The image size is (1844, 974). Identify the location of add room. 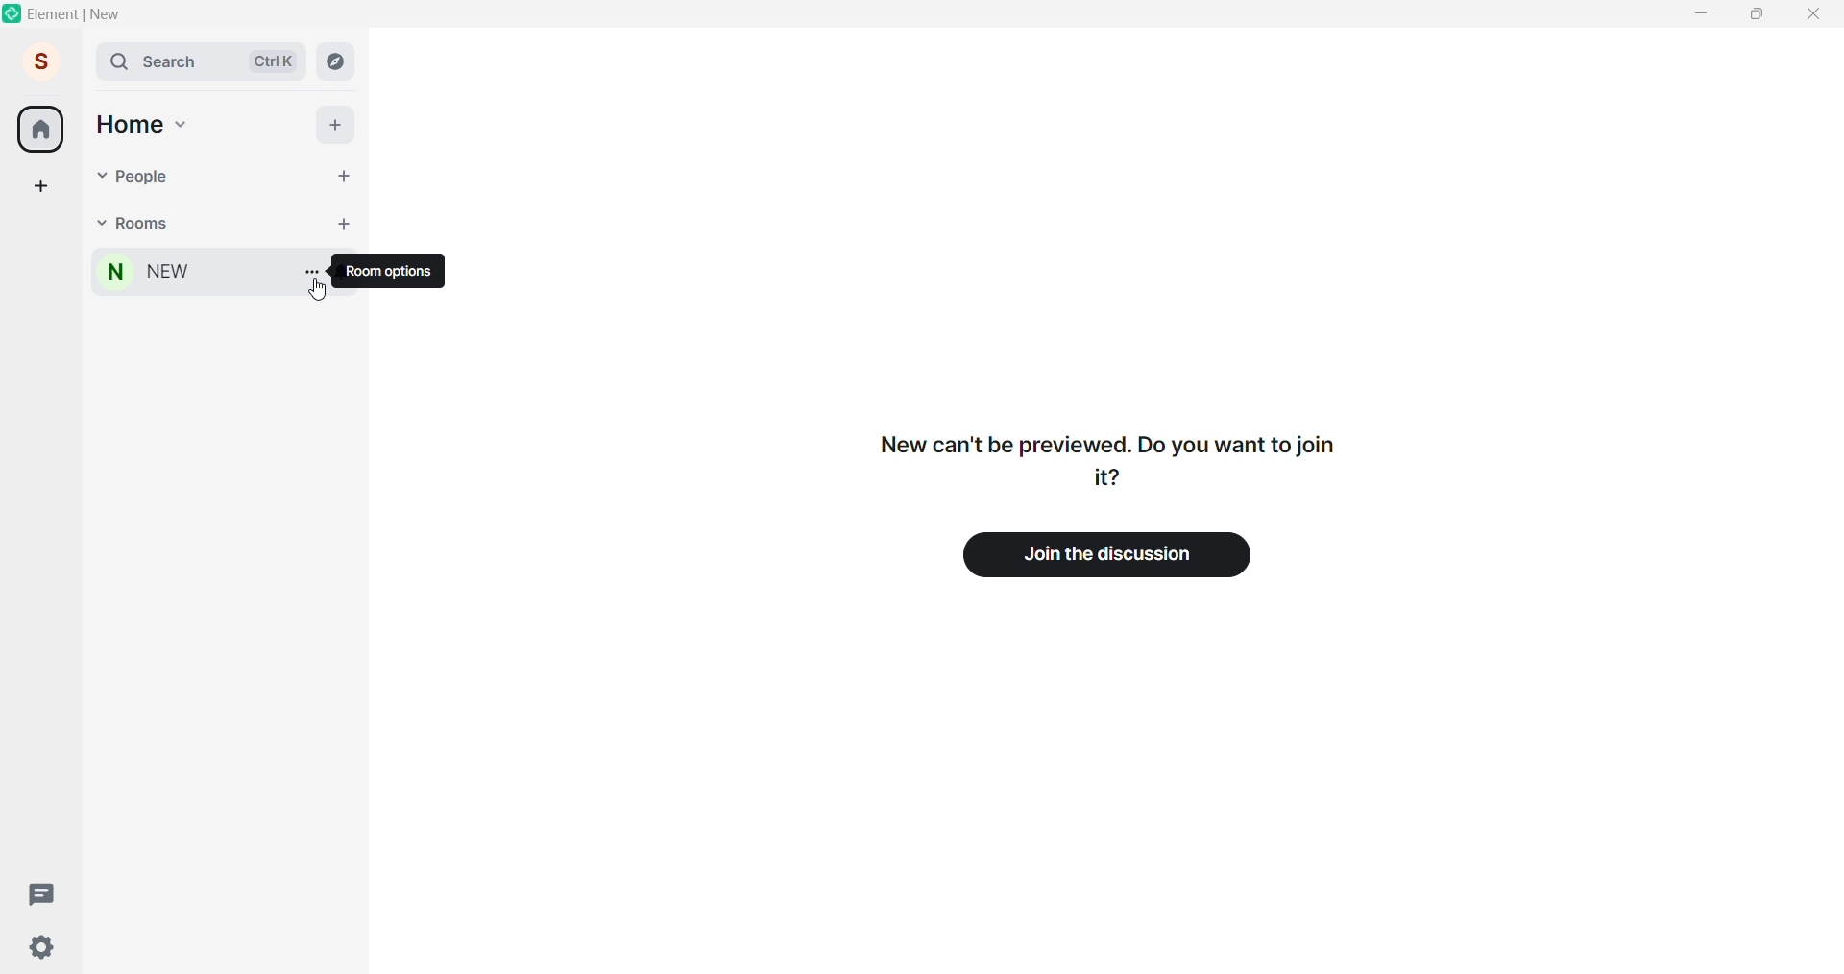
(339, 220).